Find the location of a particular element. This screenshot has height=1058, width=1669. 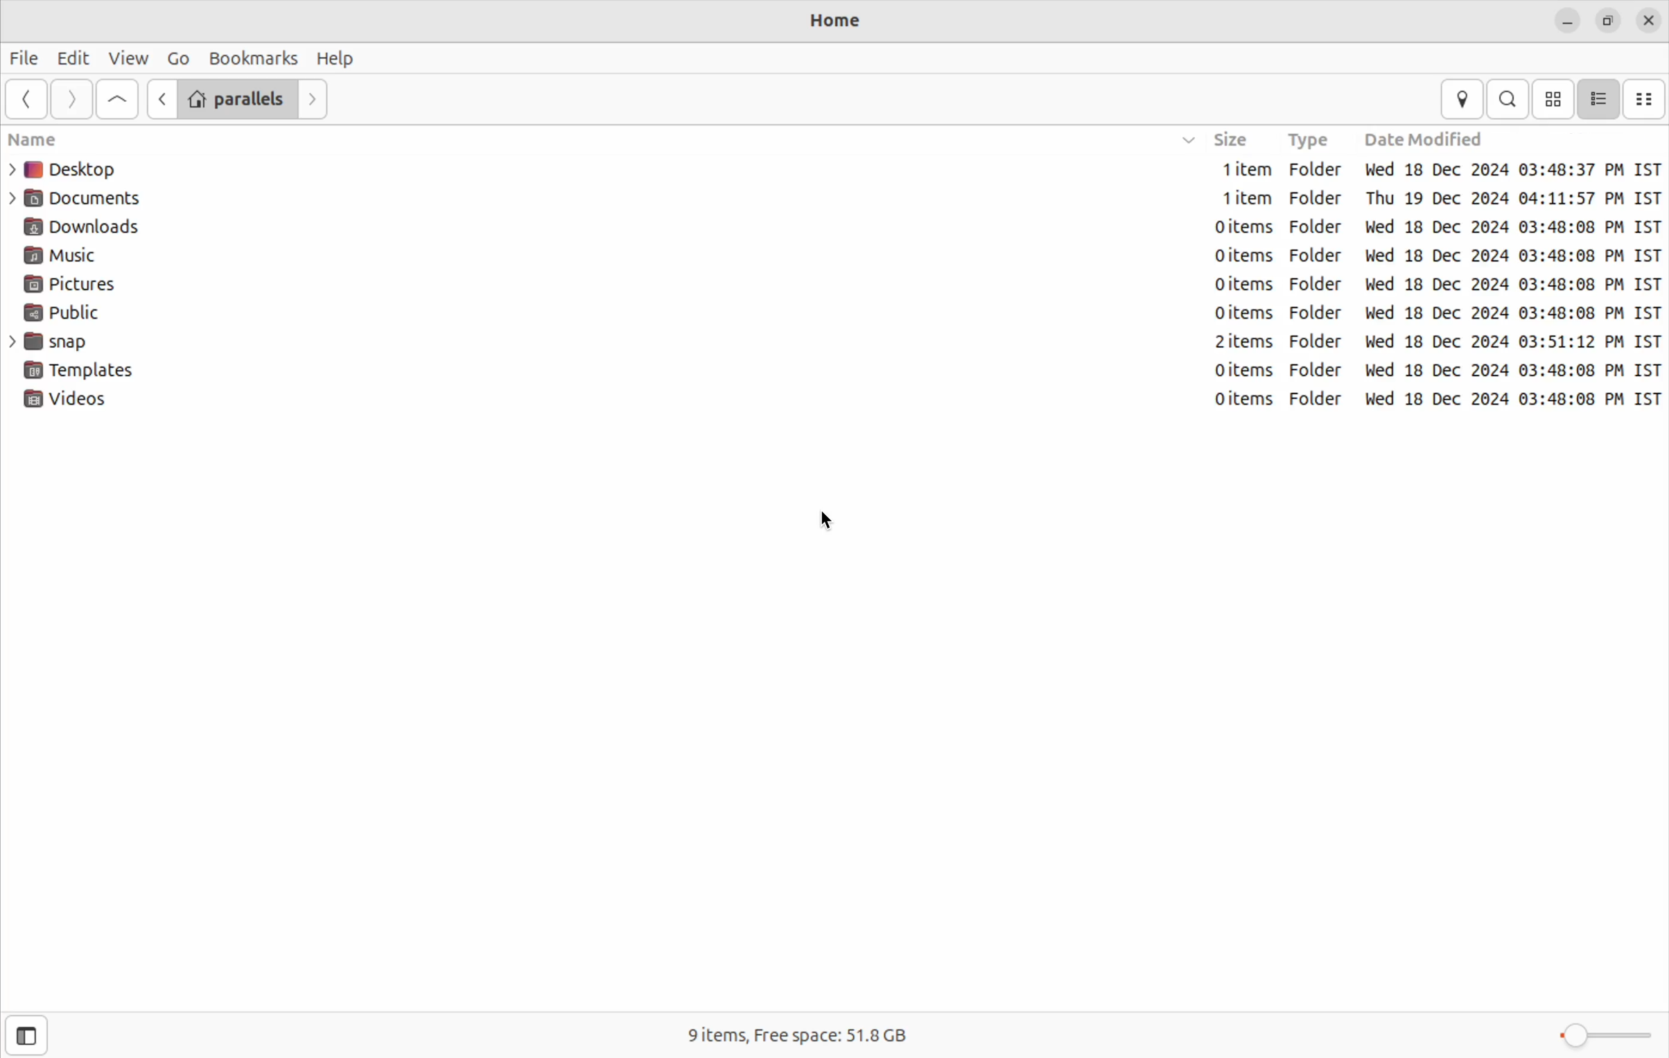

Bookmarks is located at coordinates (254, 56).